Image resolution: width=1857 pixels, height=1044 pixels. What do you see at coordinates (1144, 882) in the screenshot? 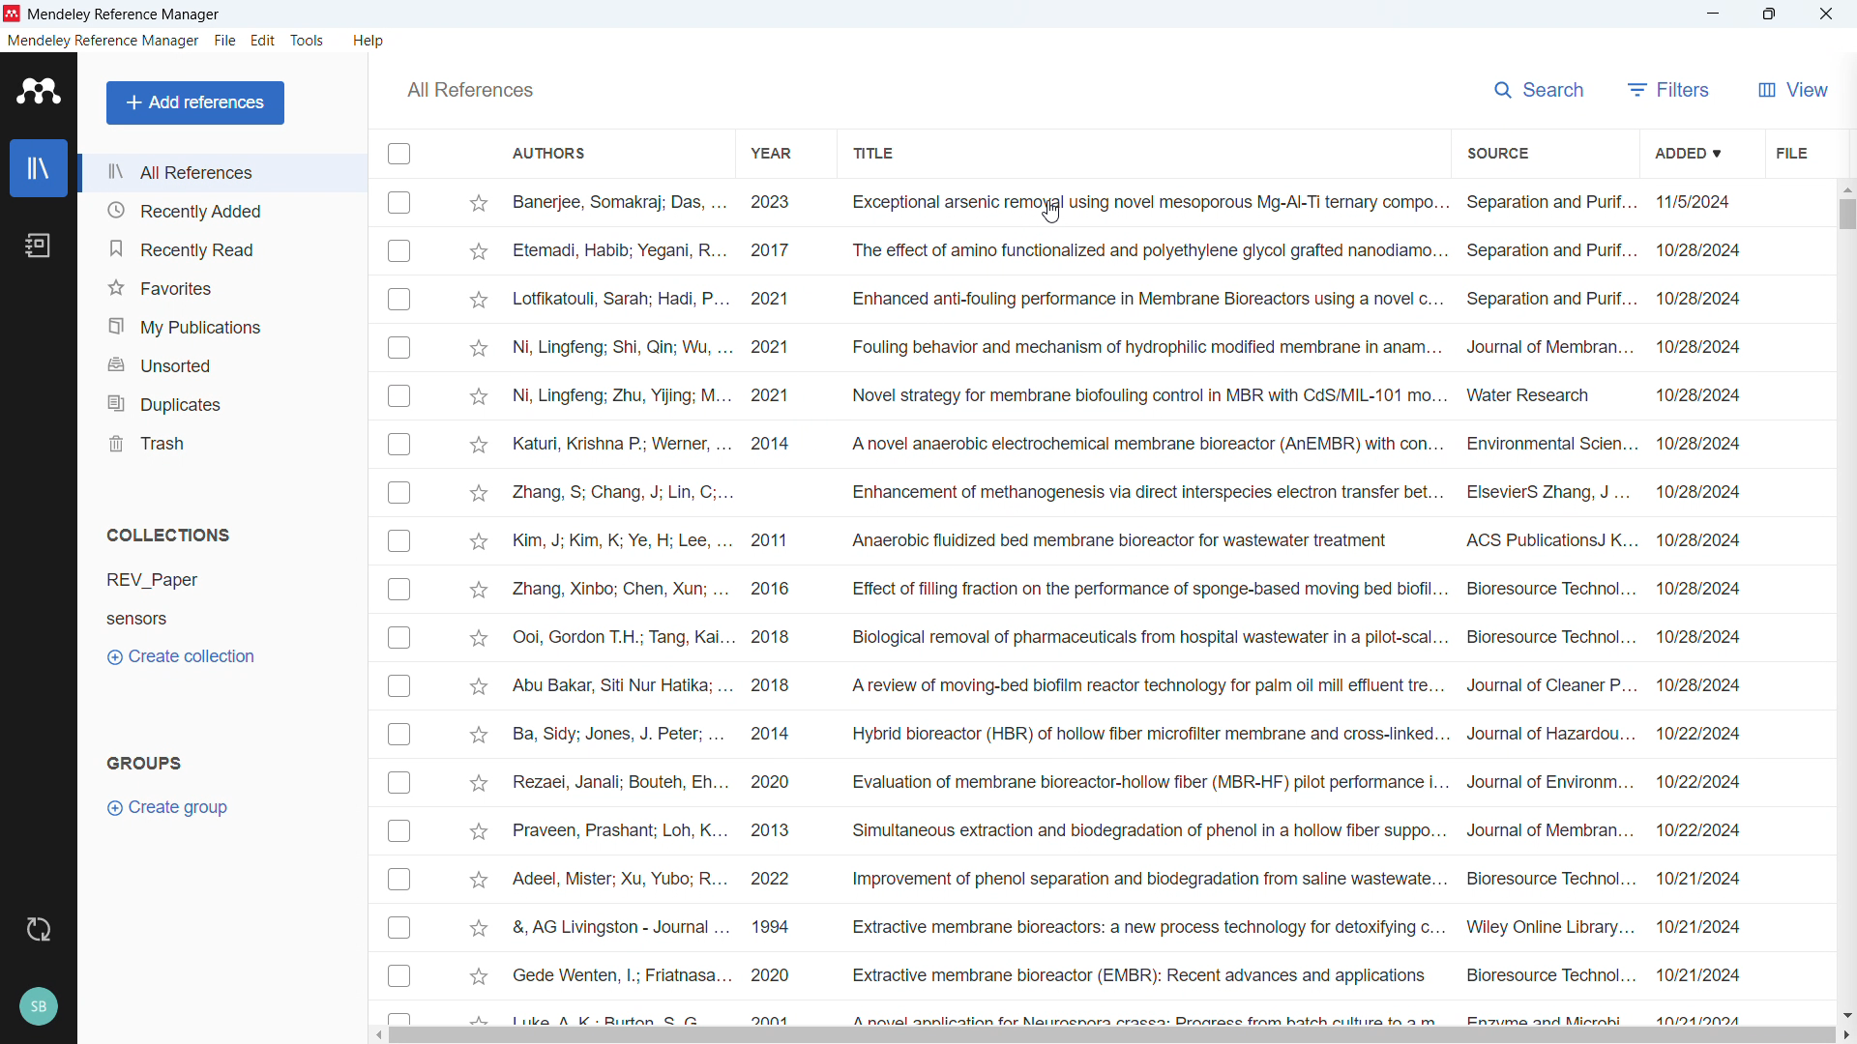
I see `improvement of phenol separation and biodegradation from saline wastewater` at bounding box center [1144, 882].